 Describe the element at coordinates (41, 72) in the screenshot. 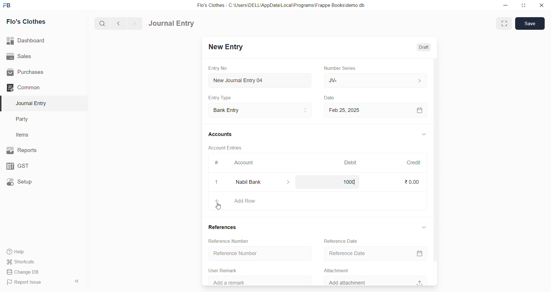

I see `Purchases` at that location.